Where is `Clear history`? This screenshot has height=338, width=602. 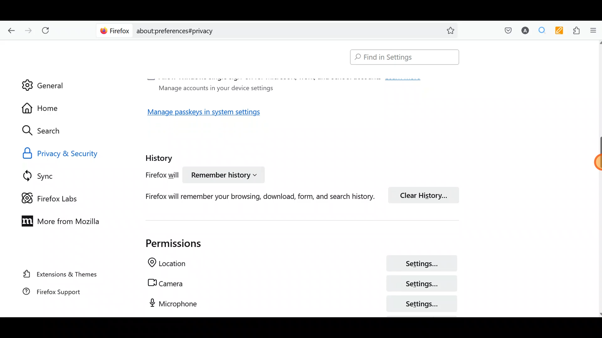
Clear history is located at coordinates (426, 194).